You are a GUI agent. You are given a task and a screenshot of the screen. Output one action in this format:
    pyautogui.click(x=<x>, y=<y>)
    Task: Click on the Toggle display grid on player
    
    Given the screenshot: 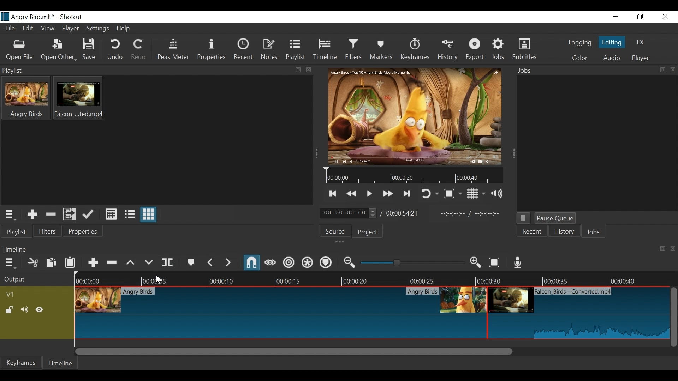 What is the action you would take?
    pyautogui.click(x=477, y=194)
    